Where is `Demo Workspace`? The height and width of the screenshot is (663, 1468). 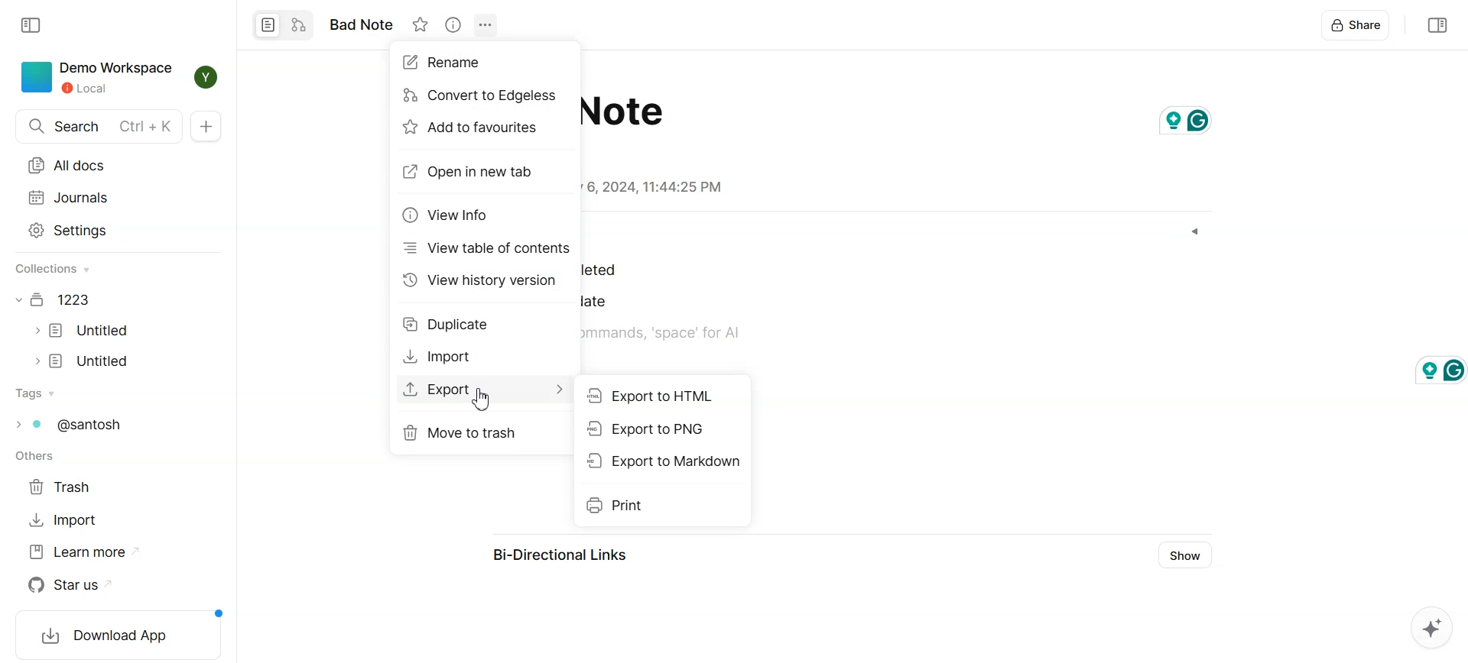
Demo Workspace is located at coordinates (93, 77).